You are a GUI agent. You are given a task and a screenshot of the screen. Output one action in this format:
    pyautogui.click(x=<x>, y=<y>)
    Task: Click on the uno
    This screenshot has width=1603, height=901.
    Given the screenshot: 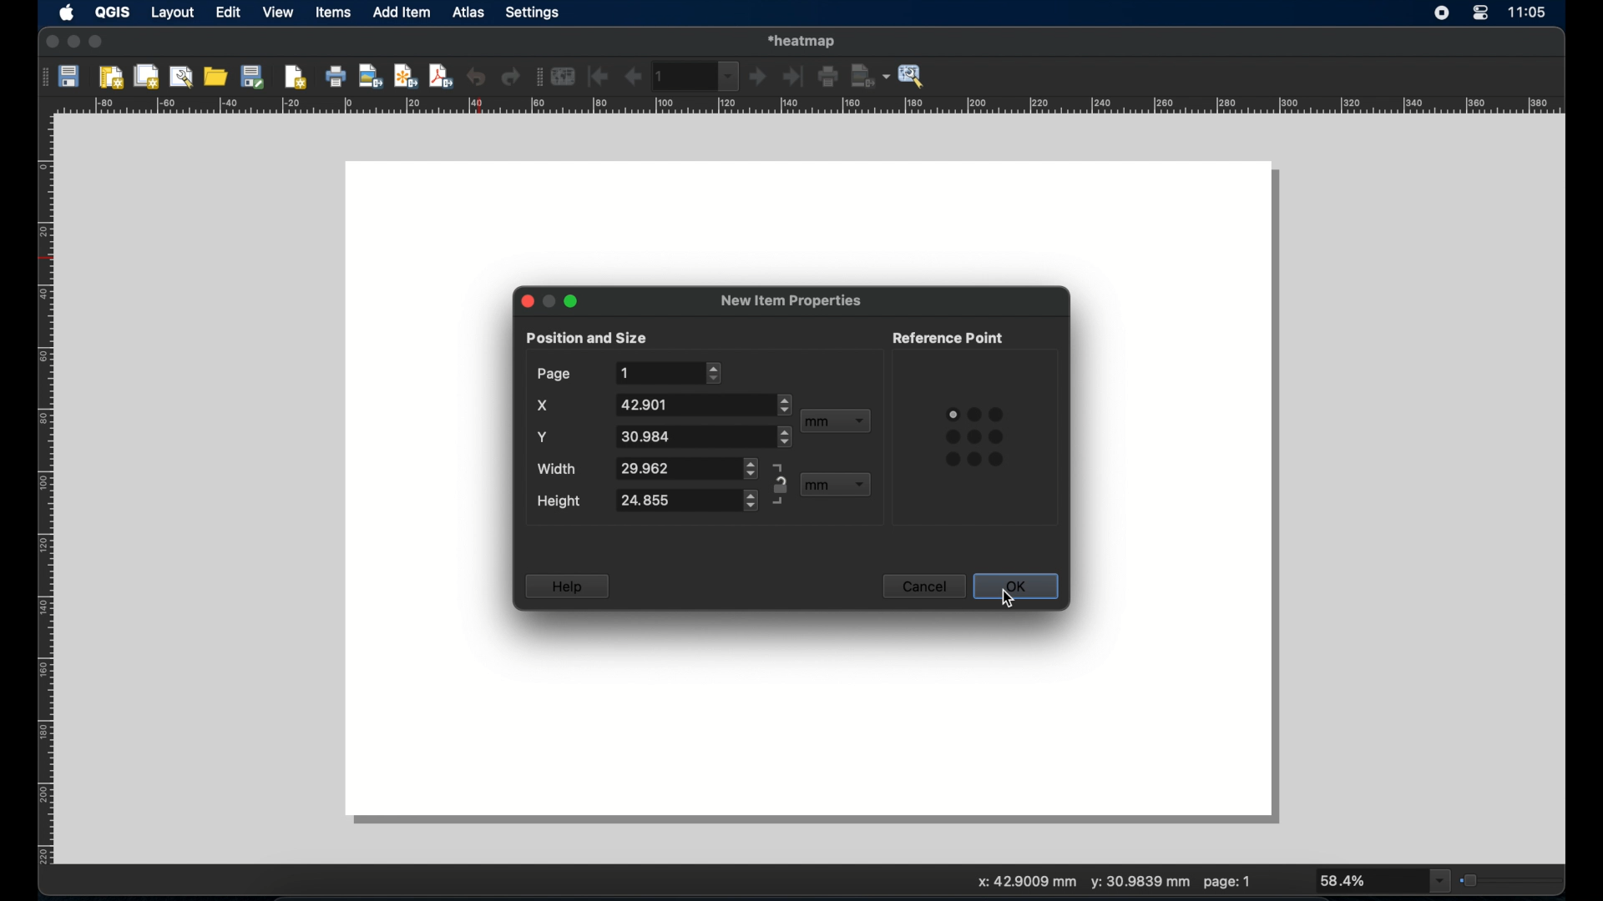 What is the action you would take?
    pyautogui.click(x=477, y=76)
    